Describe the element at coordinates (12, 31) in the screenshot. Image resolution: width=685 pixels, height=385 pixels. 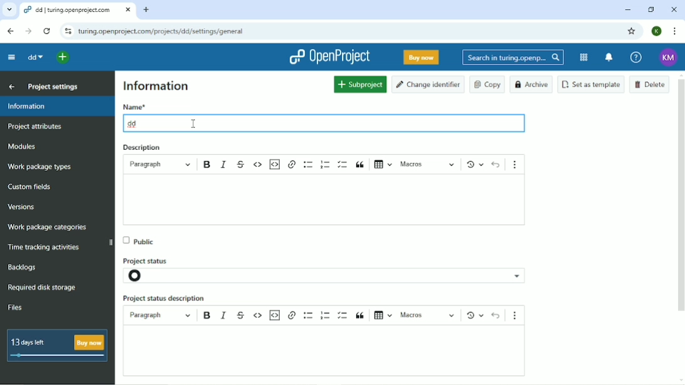
I see `Back` at that location.